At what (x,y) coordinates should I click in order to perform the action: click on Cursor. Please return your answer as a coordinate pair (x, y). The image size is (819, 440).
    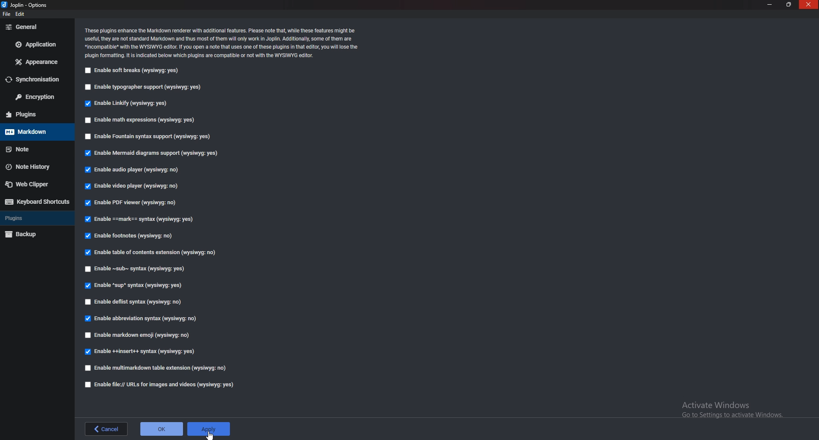
    Looking at the image, I should click on (211, 435).